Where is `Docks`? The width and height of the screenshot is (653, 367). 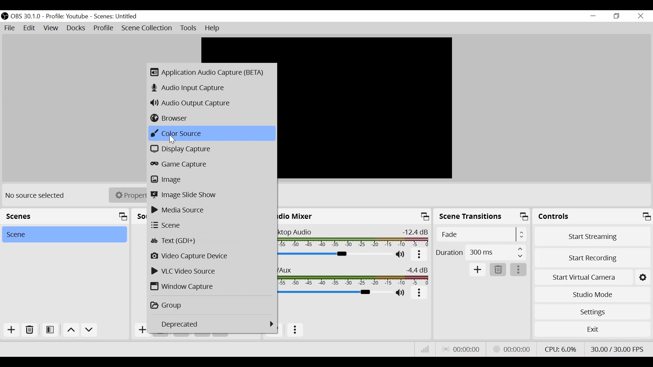 Docks is located at coordinates (77, 28).